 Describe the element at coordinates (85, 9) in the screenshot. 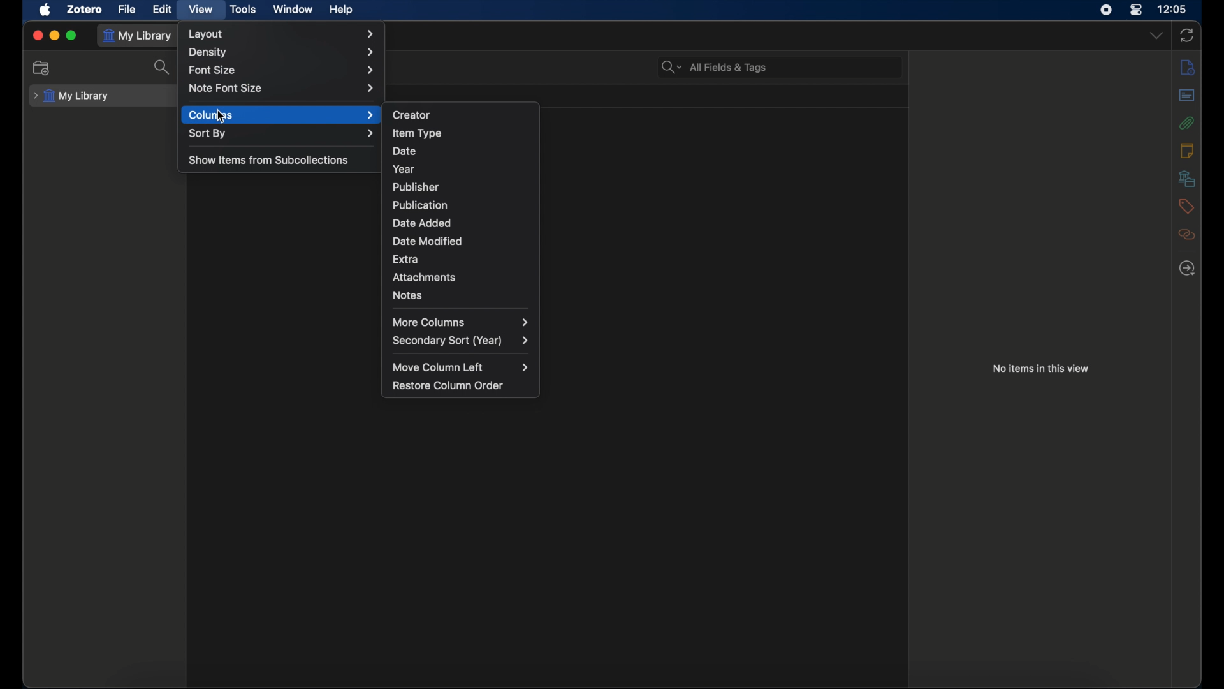

I see `zotero` at that location.